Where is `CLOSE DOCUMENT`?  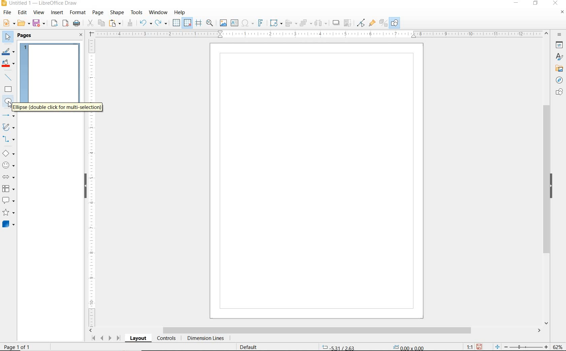
CLOSE DOCUMENT is located at coordinates (562, 13).